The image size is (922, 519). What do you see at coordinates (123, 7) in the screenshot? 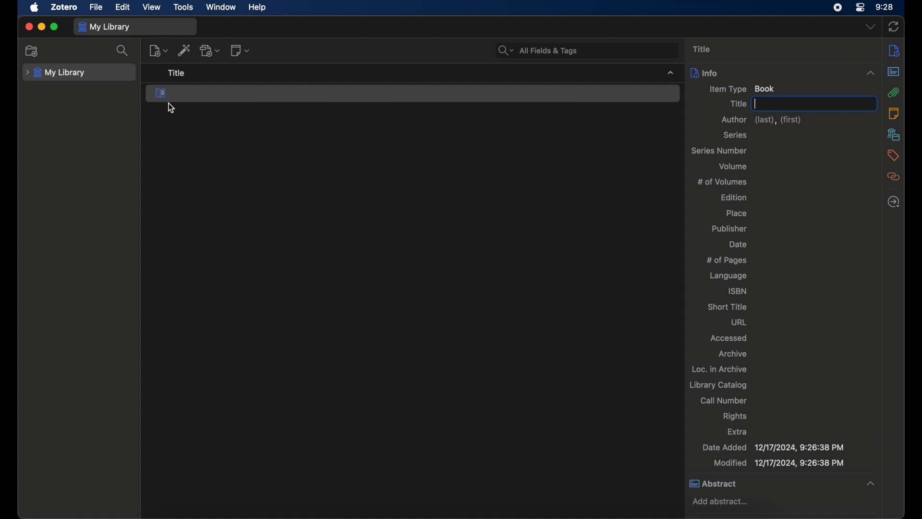
I see `edit` at bounding box center [123, 7].